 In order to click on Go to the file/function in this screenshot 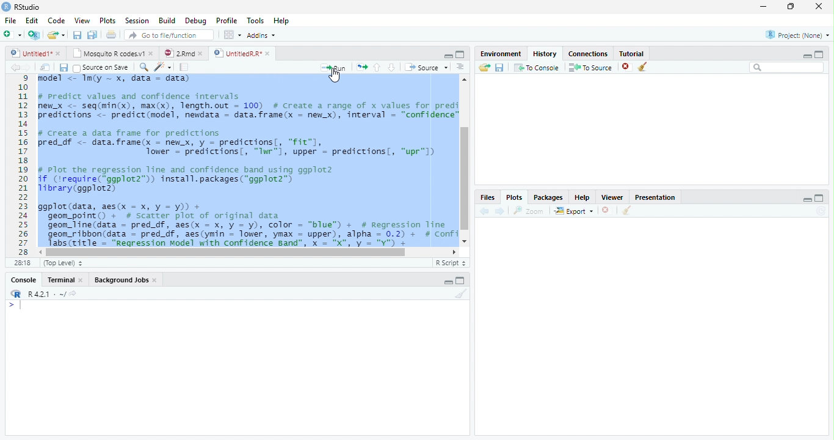, I will do `click(170, 35)`.